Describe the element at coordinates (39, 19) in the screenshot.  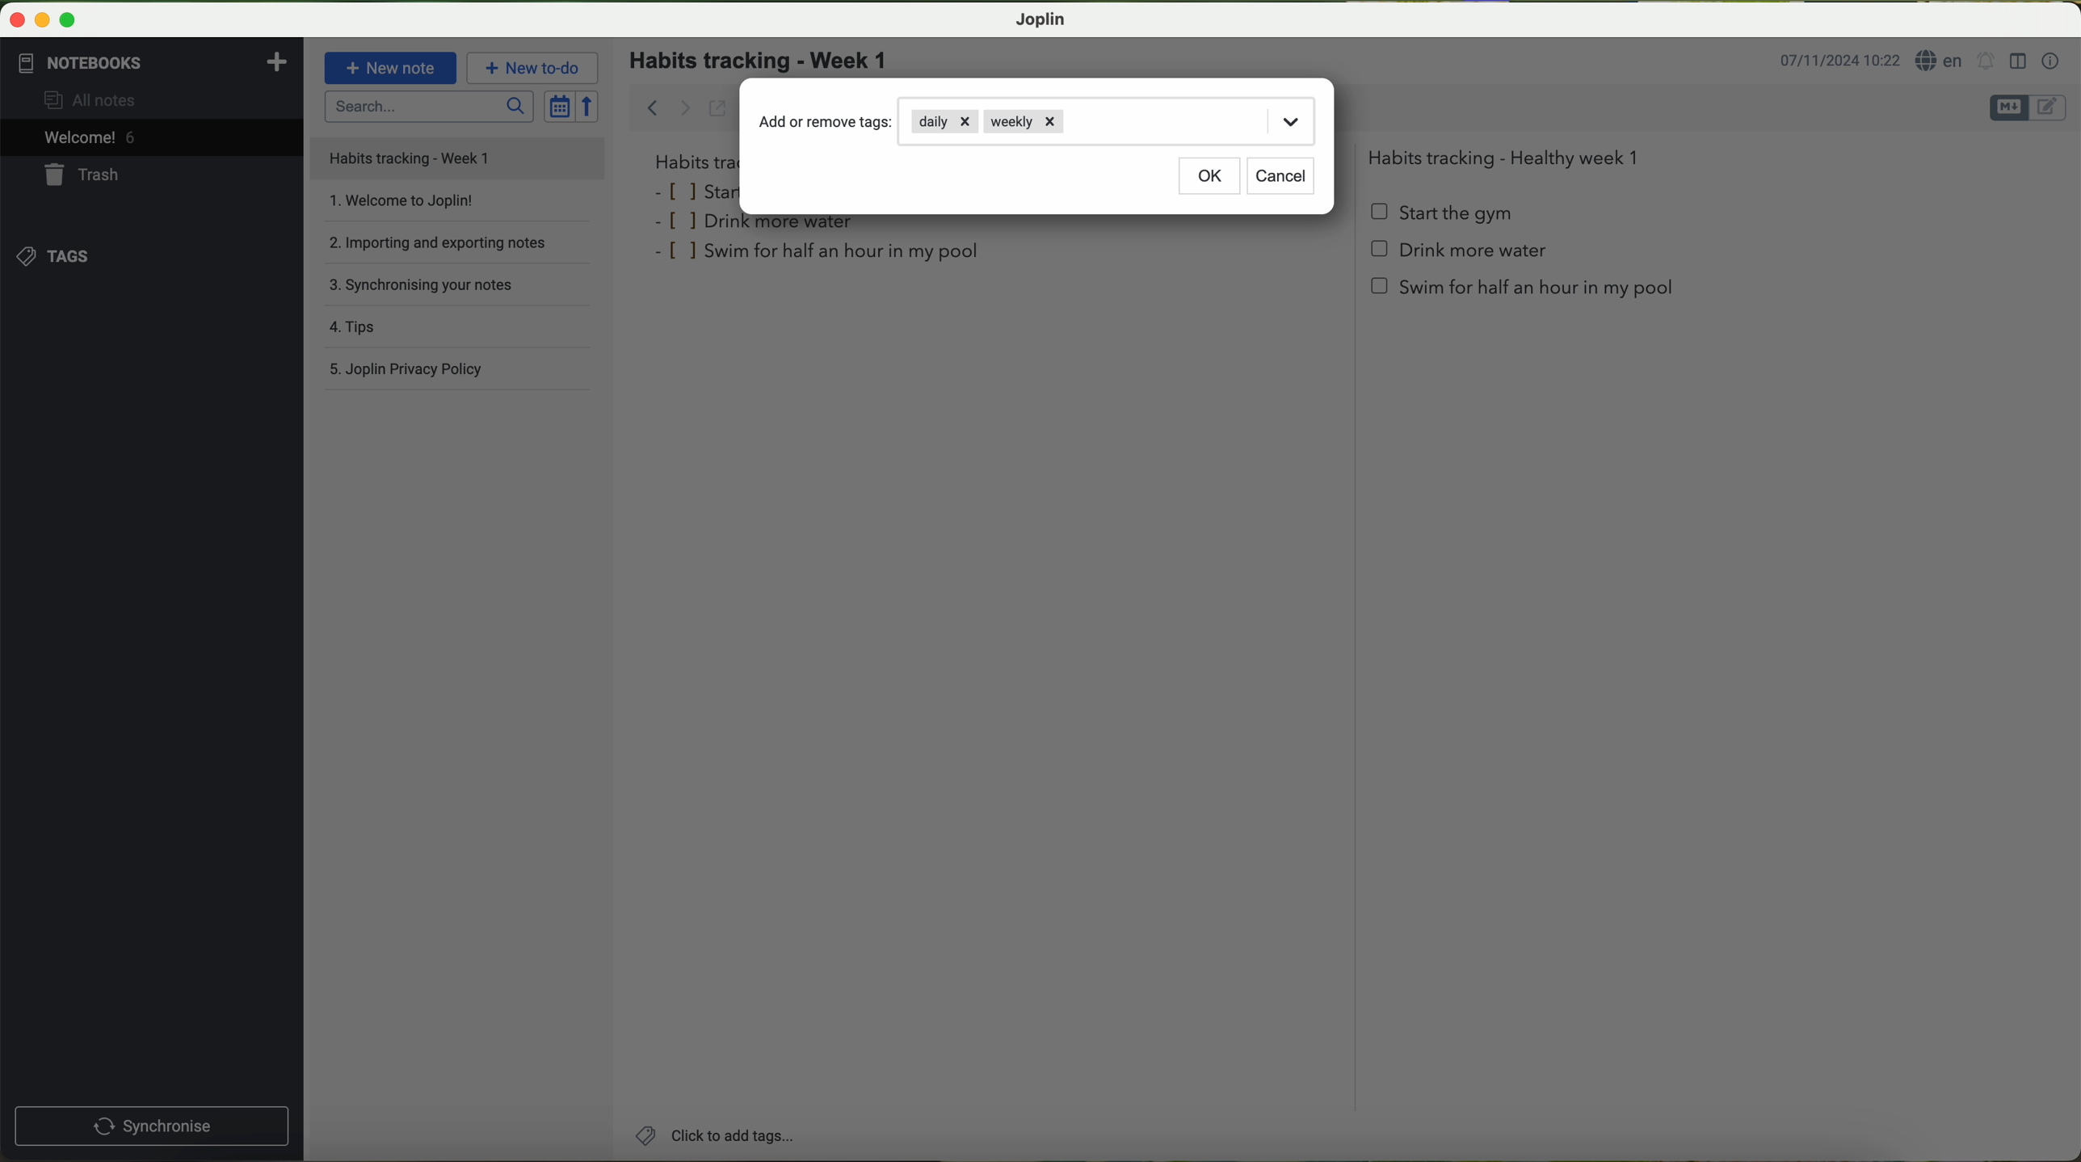
I see `minimize` at that location.